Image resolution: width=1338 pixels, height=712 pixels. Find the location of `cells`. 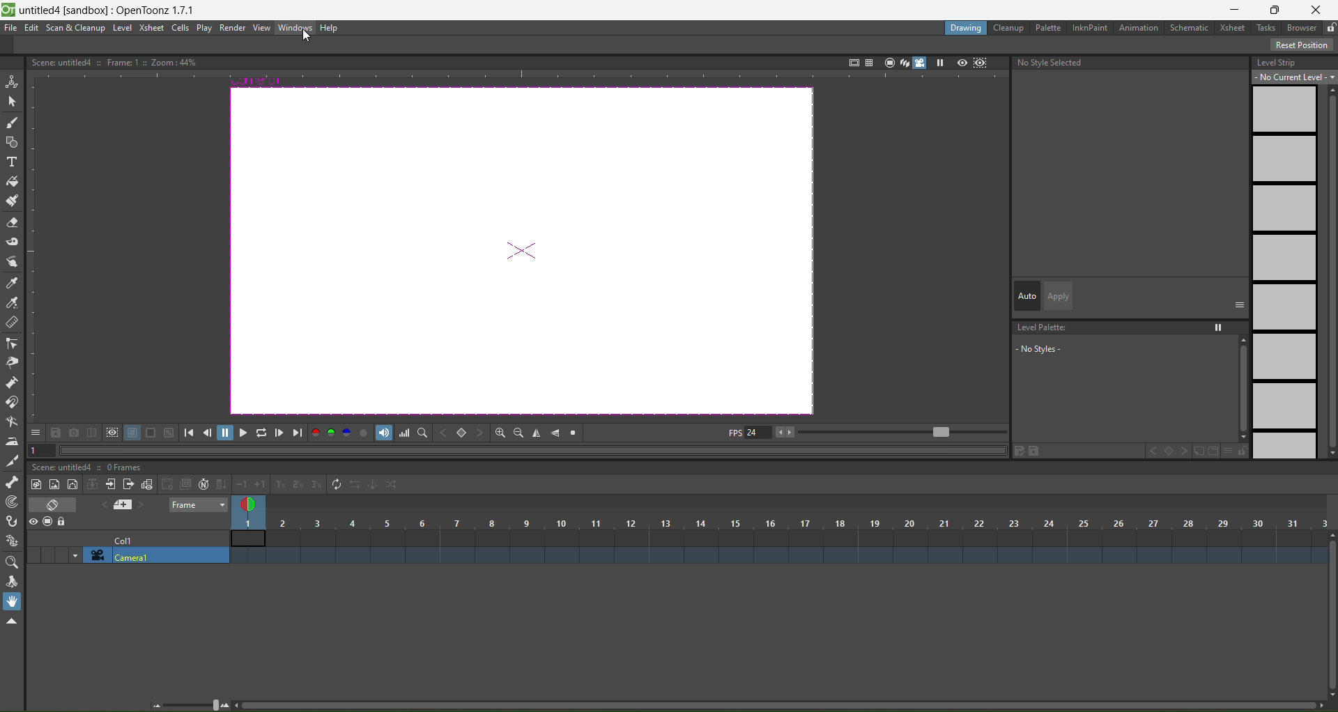

cells is located at coordinates (181, 27).